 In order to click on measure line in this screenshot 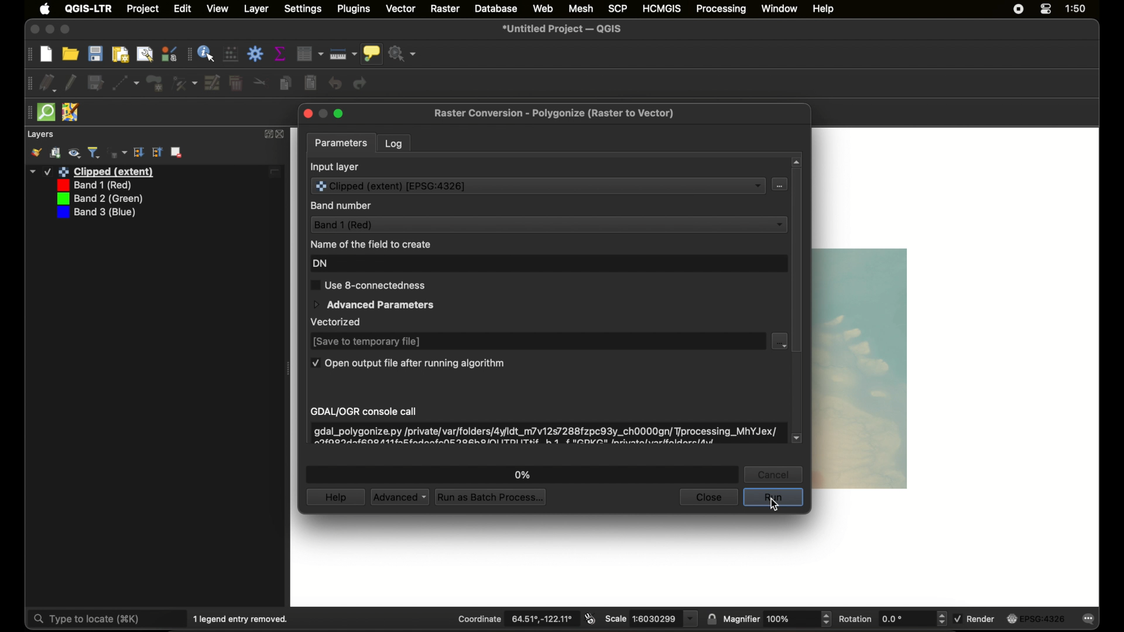, I will do `click(342, 54)`.